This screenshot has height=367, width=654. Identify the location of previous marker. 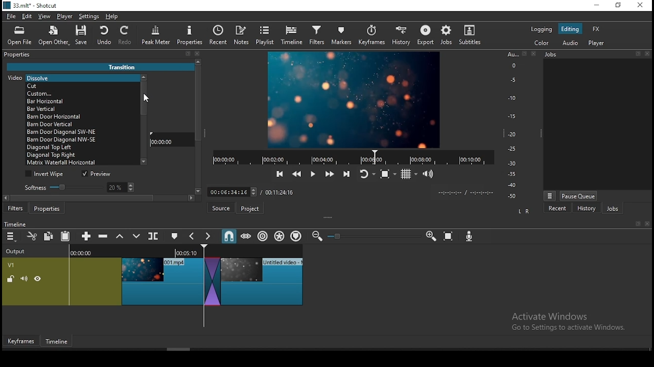
(193, 236).